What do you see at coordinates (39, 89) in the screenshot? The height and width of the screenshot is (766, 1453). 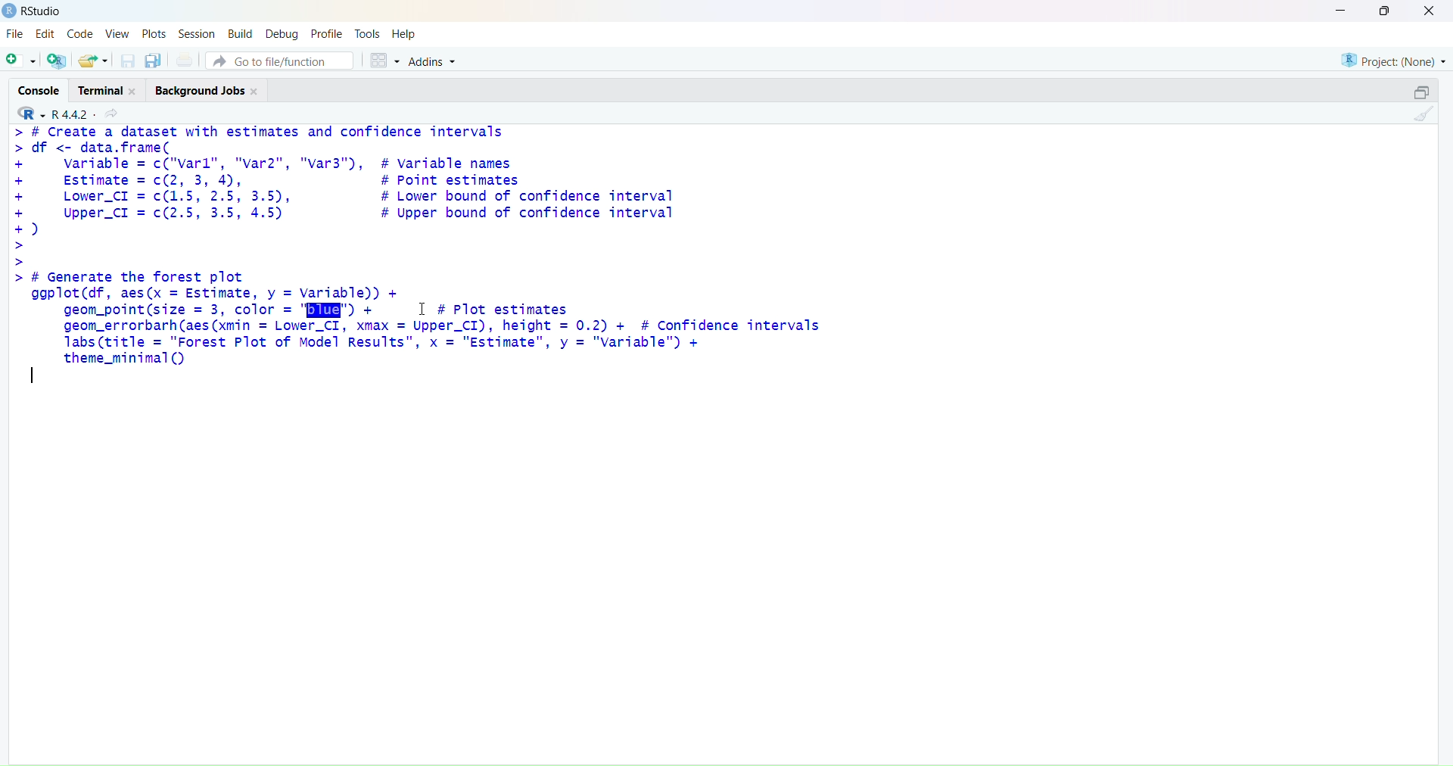 I see `Console` at bounding box center [39, 89].